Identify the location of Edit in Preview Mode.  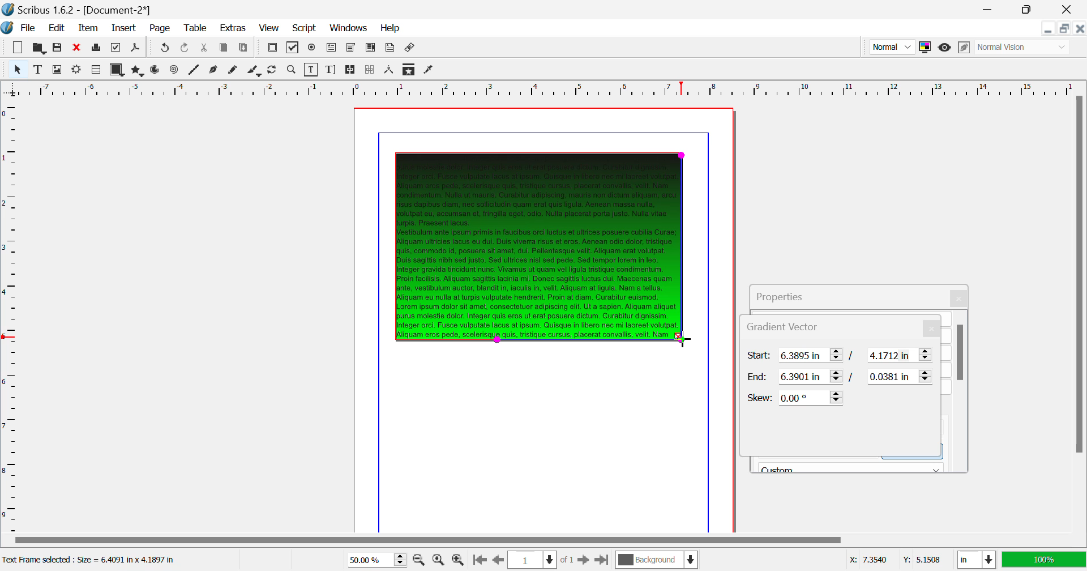
(965, 48).